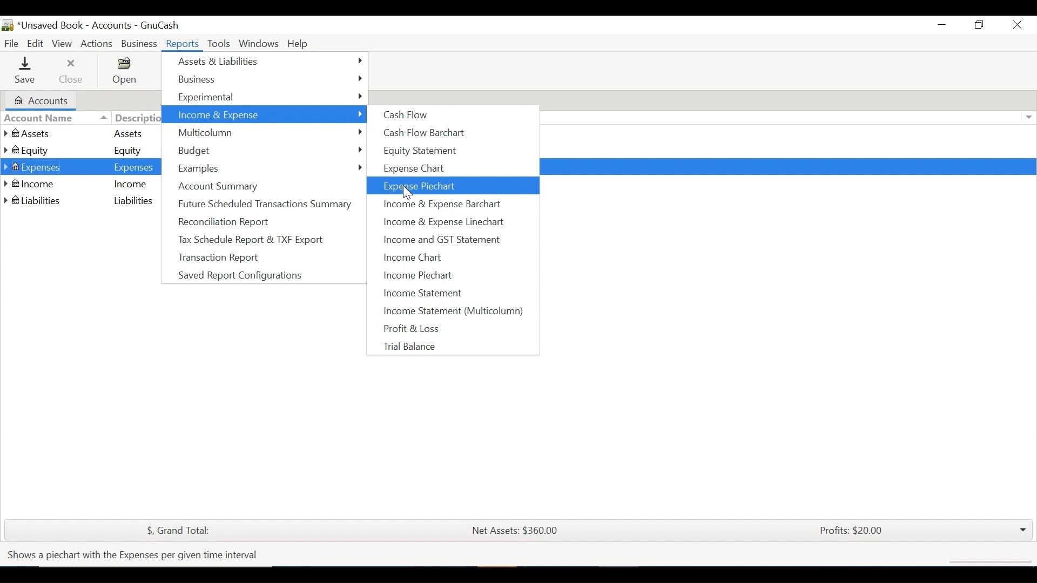  I want to click on Minimize, so click(942, 26).